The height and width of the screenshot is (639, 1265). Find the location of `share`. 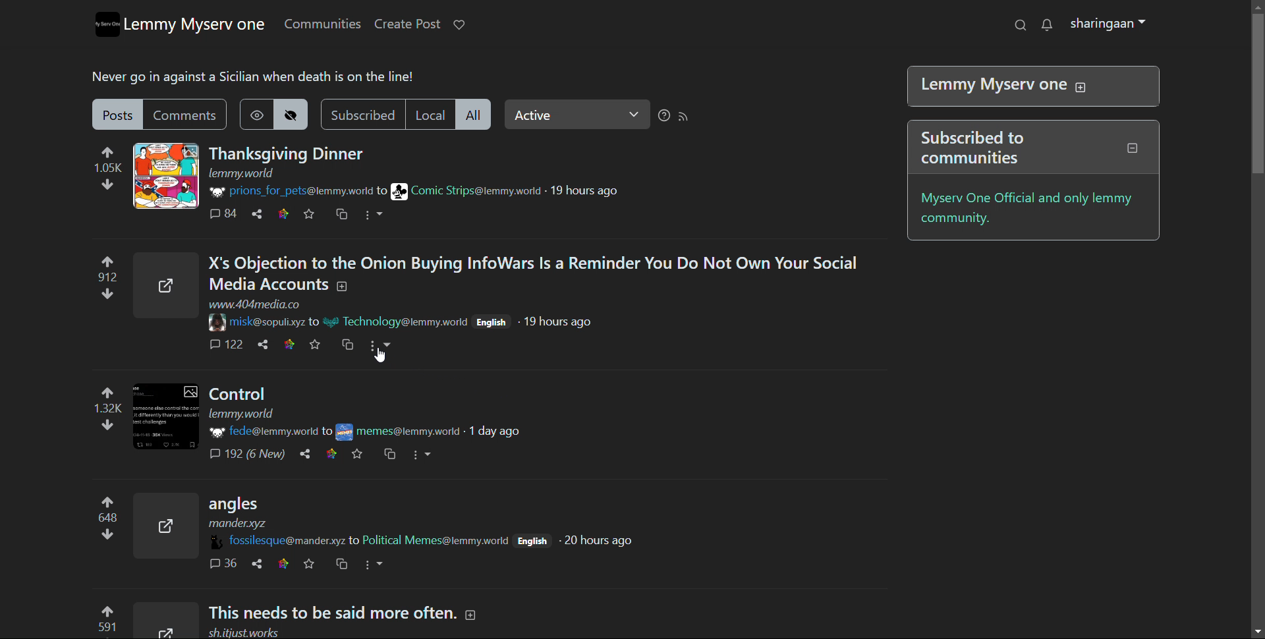

share is located at coordinates (304, 455).